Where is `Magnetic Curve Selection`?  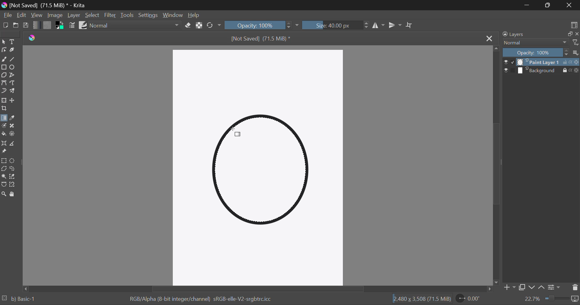 Magnetic Curve Selection is located at coordinates (14, 185).